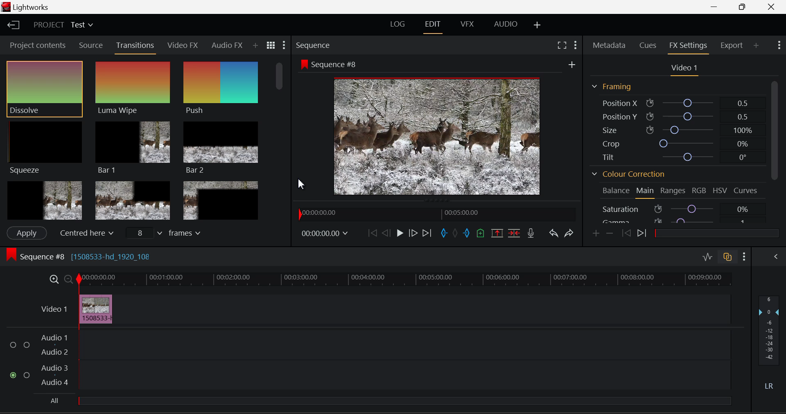  I want to click on Centered here, so click(85, 233).